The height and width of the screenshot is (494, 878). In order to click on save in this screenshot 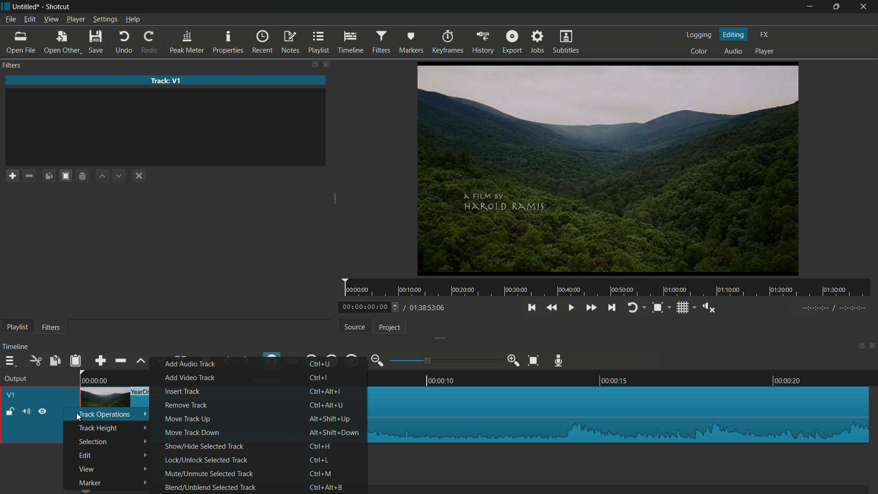, I will do `click(96, 43)`.